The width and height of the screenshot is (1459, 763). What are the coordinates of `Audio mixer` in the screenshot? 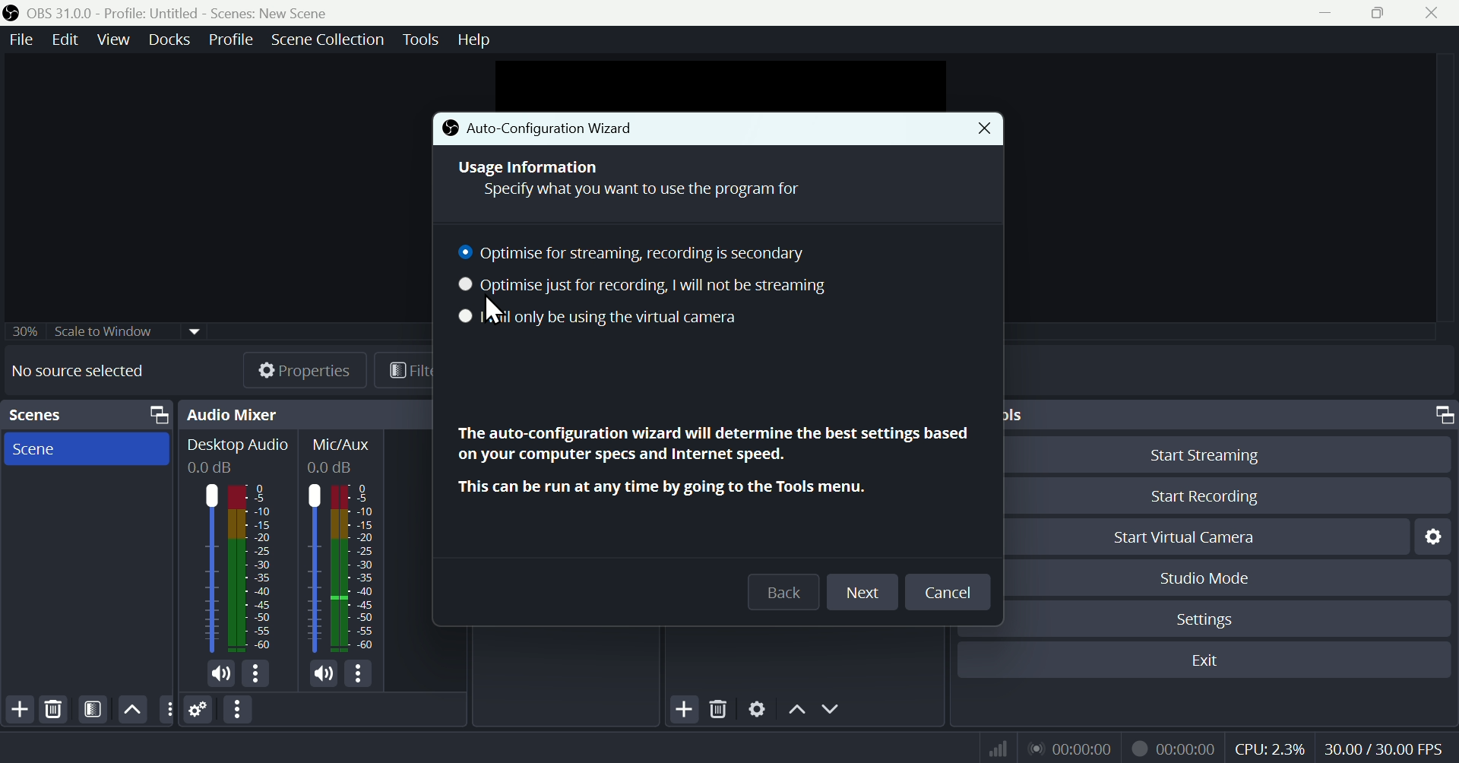 It's located at (233, 414).